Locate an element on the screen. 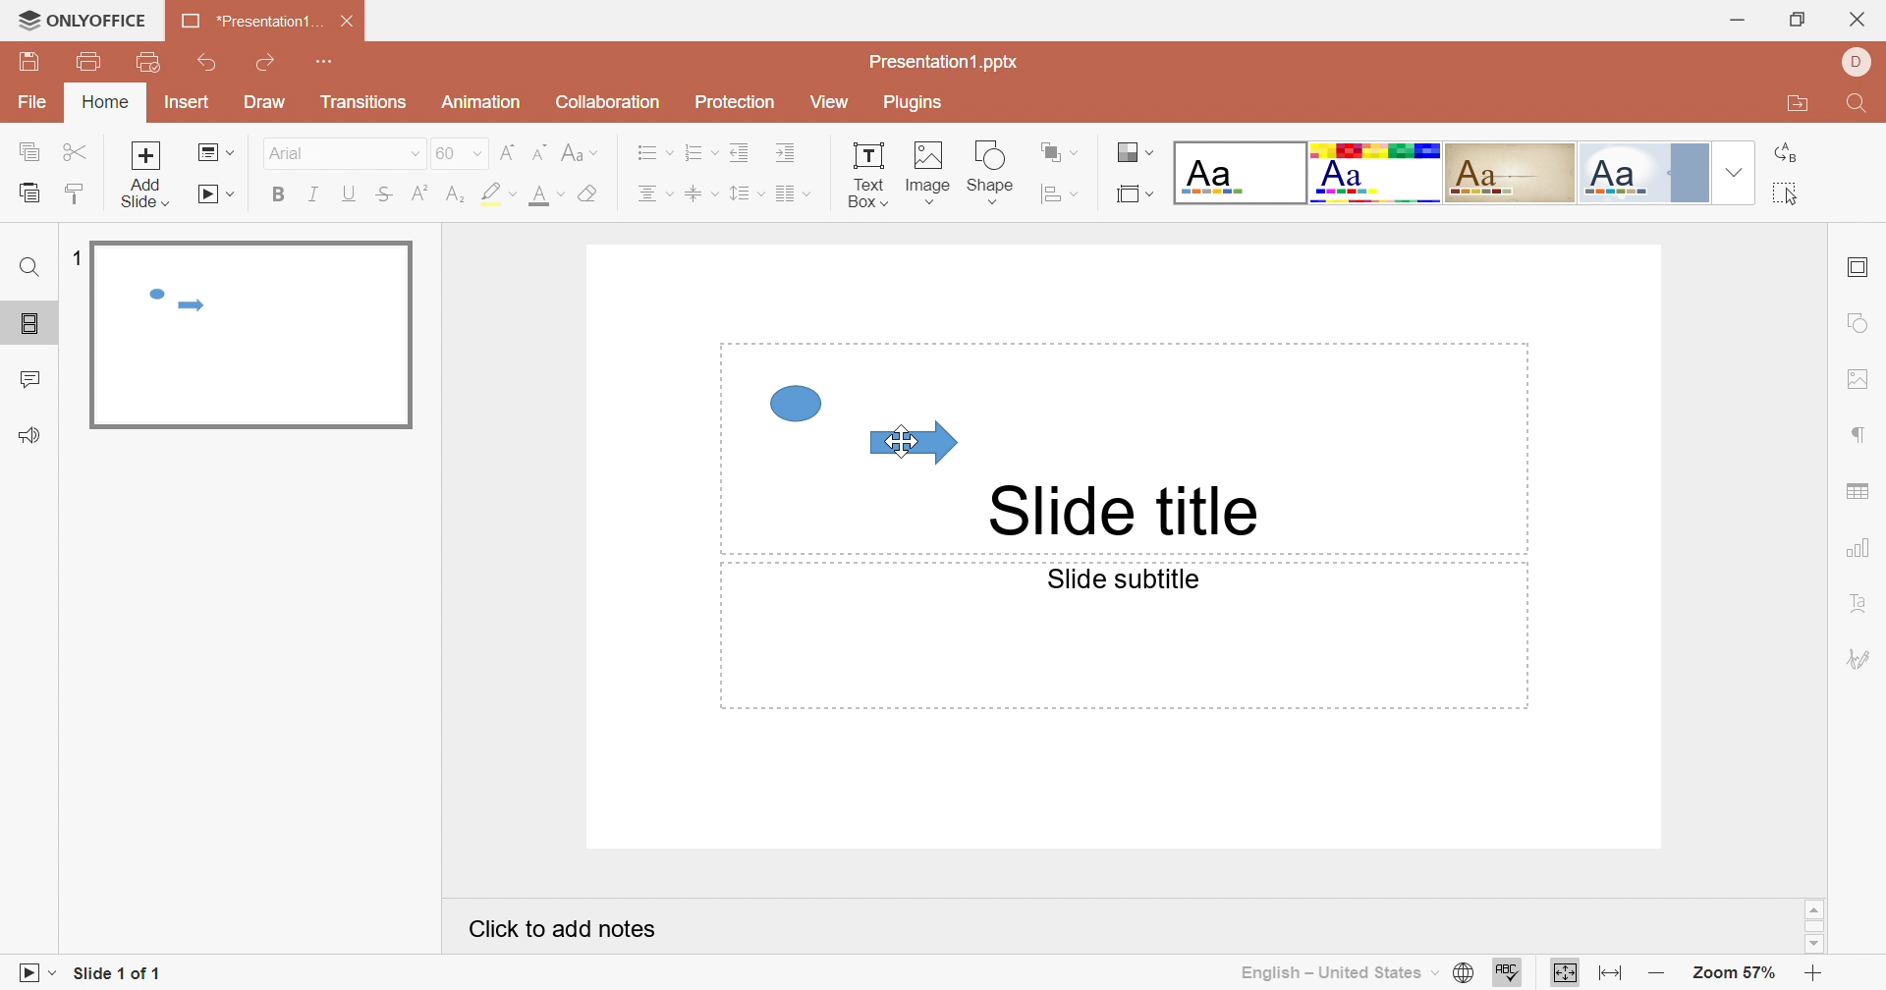 The image size is (1886, 990). Paragraph settings is located at coordinates (1859, 436).